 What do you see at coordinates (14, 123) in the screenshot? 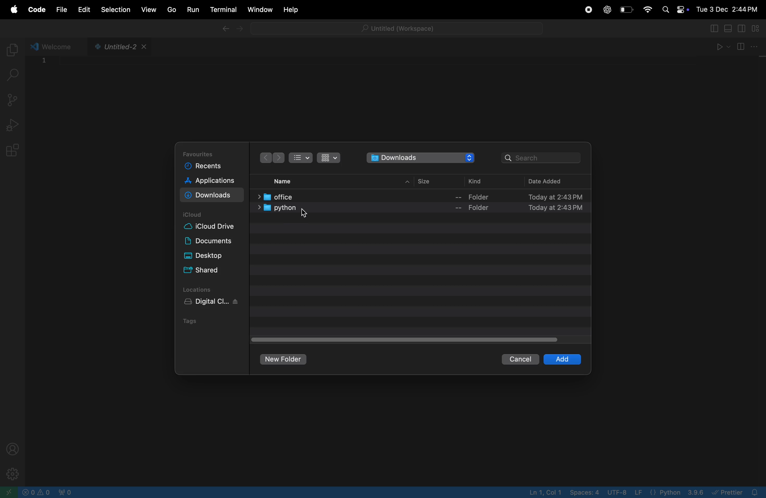
I see `run debug` at bounding box center [14, 123].